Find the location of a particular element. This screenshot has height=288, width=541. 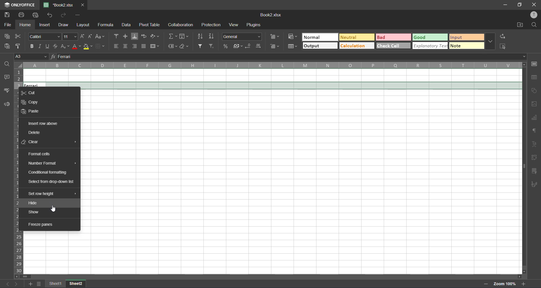

cell settings is located at coordinates (536, 64).